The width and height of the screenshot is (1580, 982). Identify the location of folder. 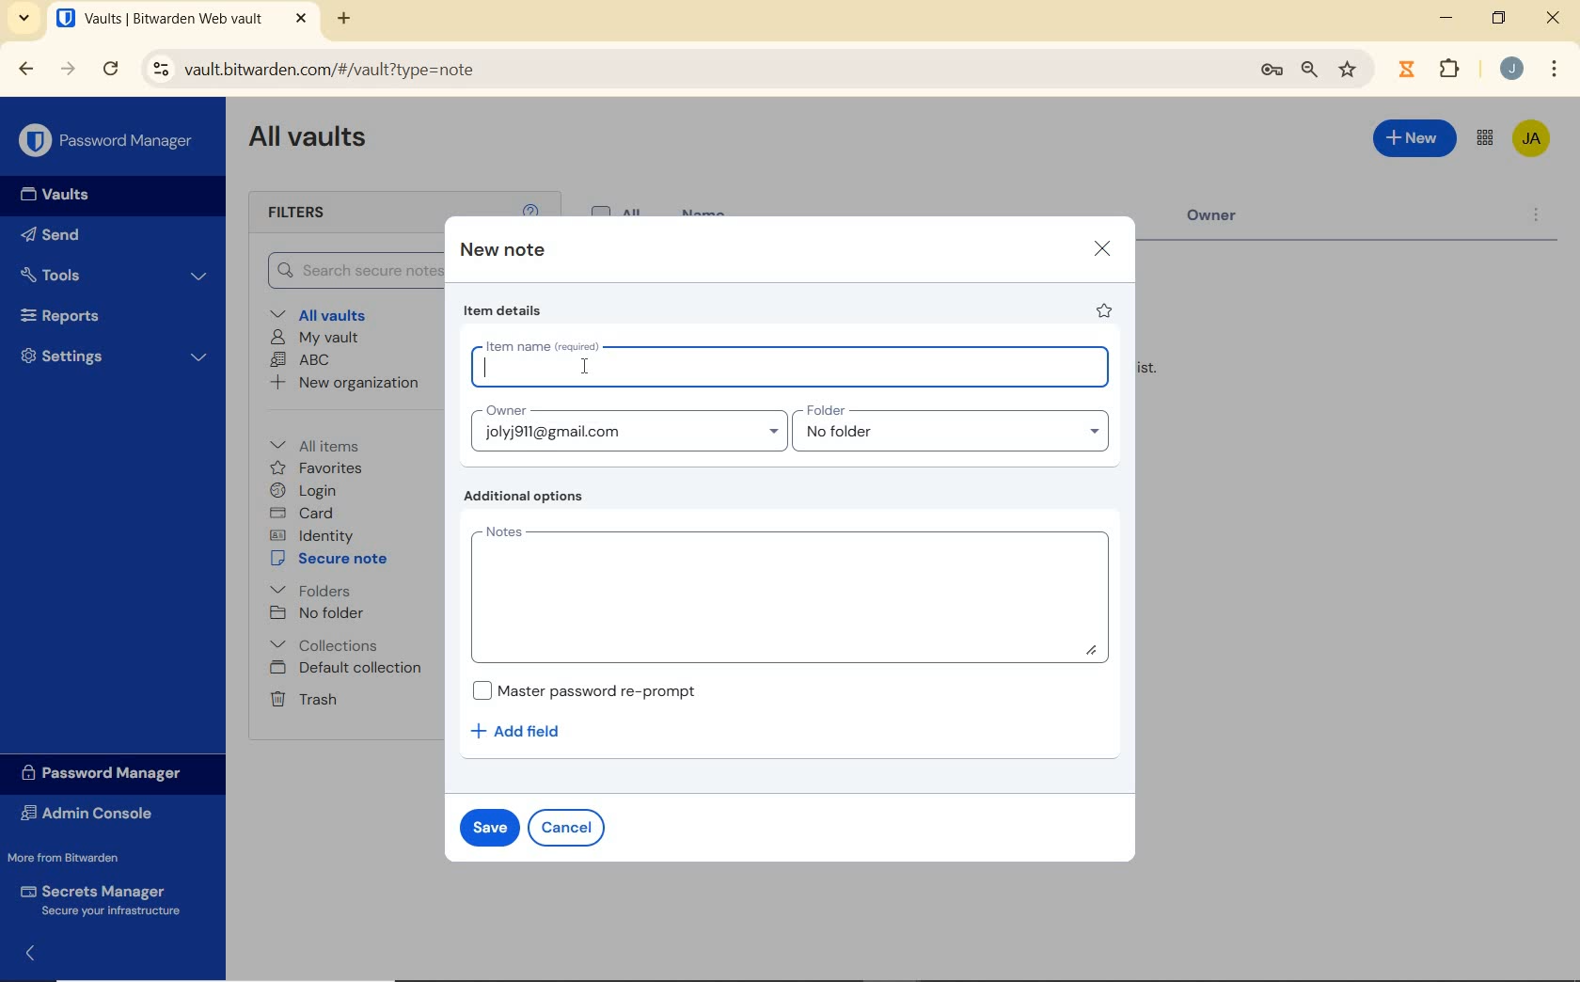
(953, 428).